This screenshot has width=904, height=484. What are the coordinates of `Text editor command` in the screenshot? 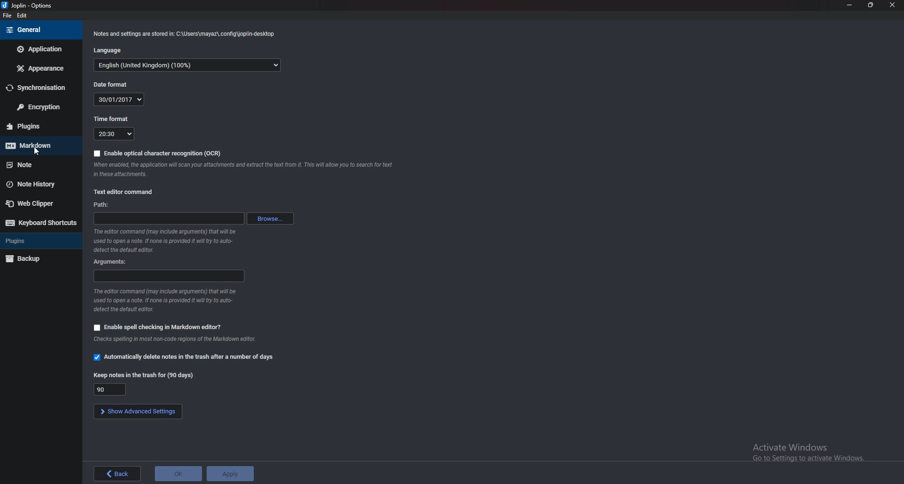 It's located at (124, 192).